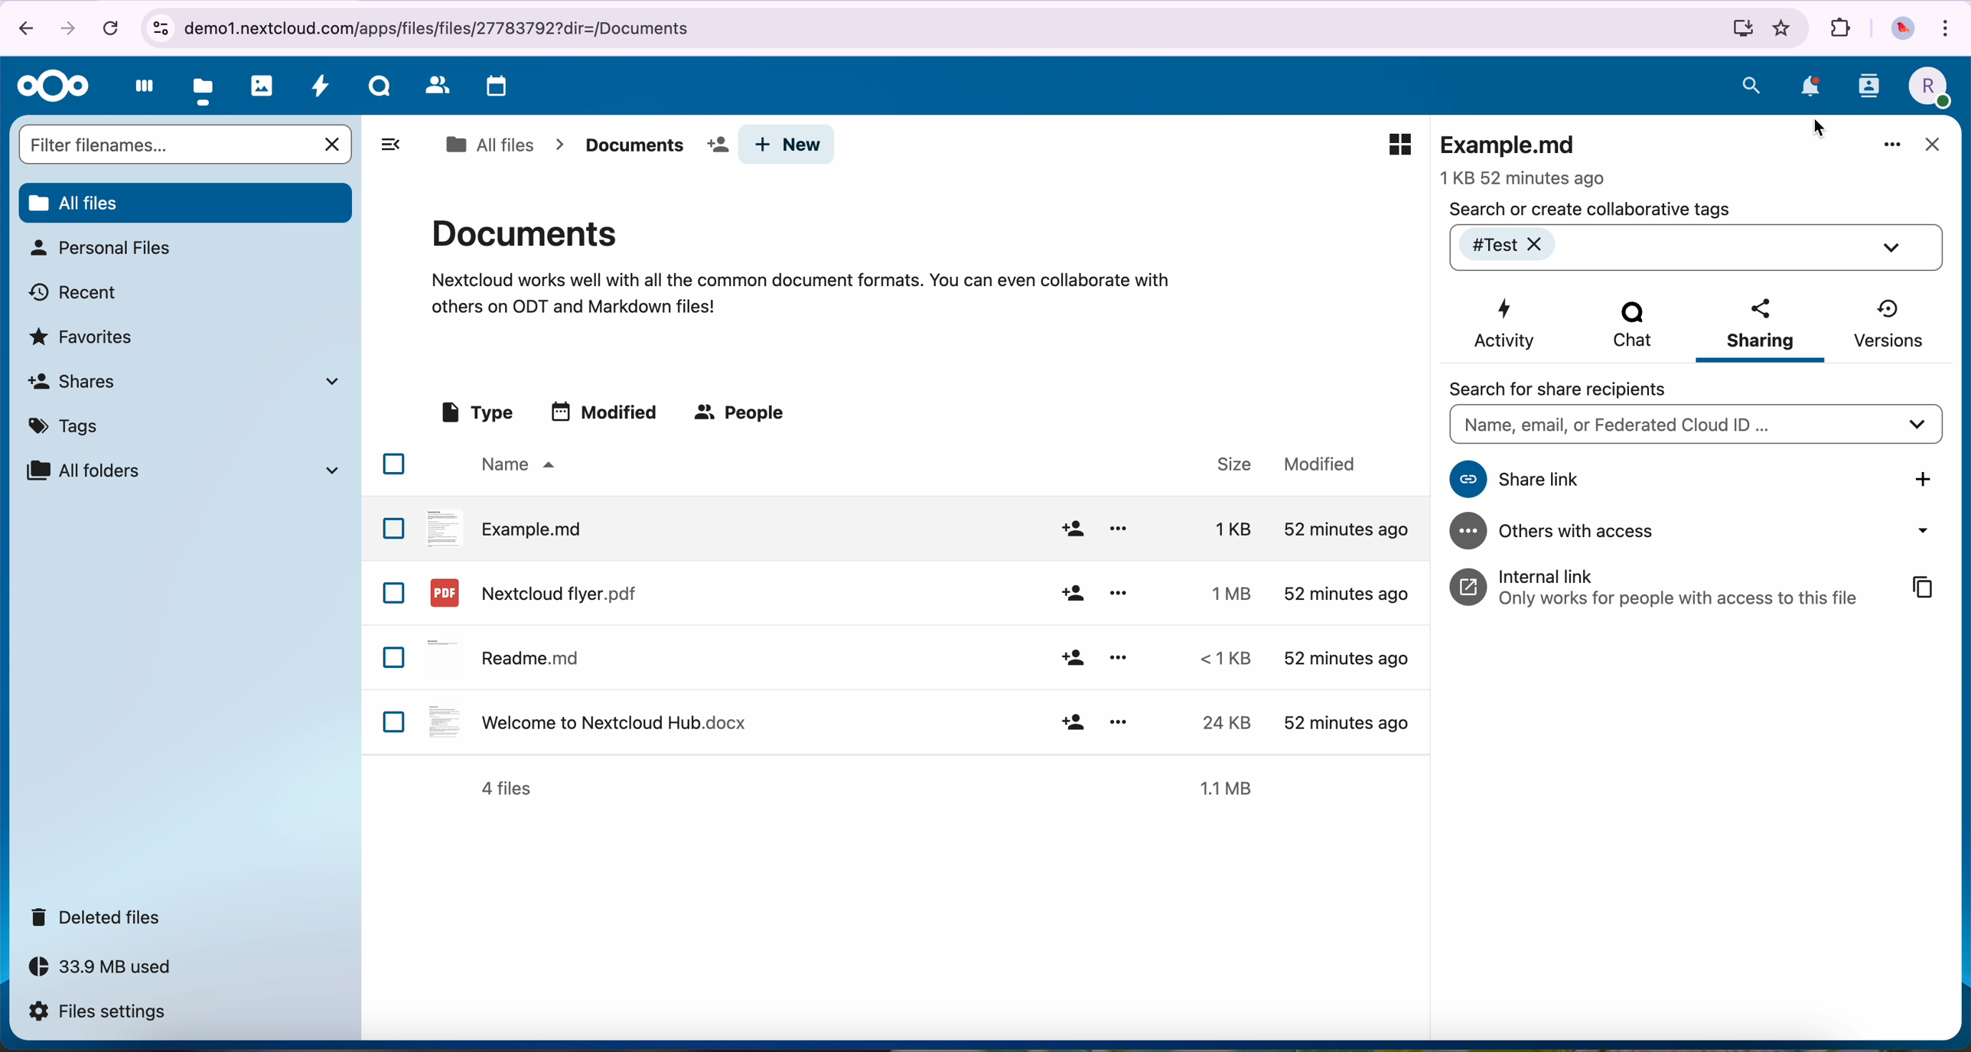 Image resolution: width=1971 pixels, height=1052 pixels. Describe the element at coordinates (1119, 592) in the screenshot. I see `options` at that location.